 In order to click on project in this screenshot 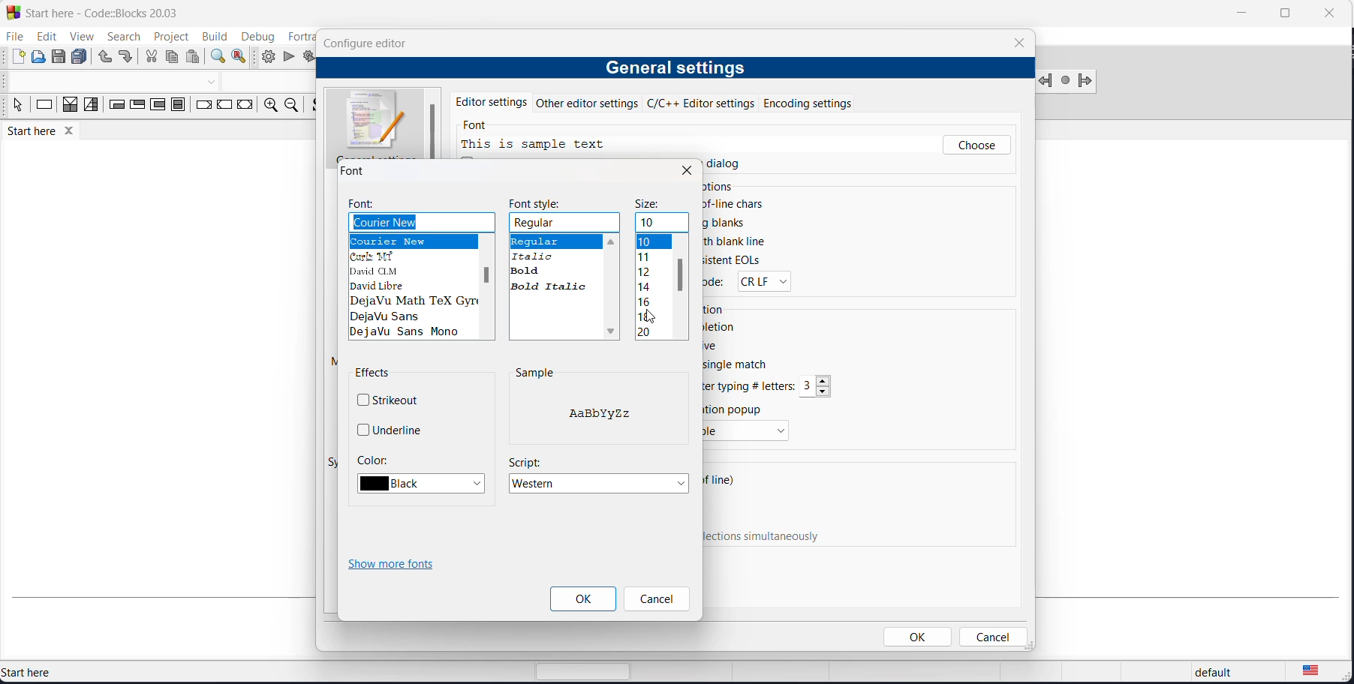, I will do `click(168, 37)`.